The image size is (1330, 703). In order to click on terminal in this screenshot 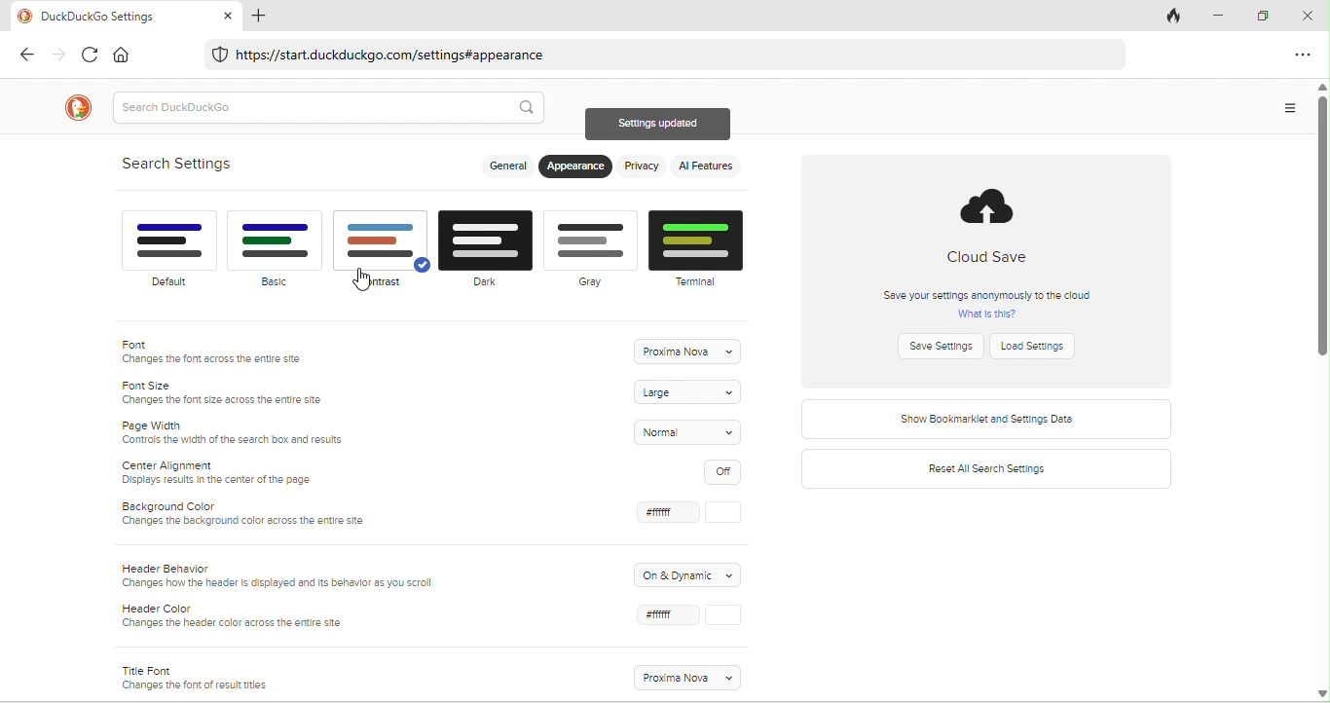, I will do `click(701, 246)`.